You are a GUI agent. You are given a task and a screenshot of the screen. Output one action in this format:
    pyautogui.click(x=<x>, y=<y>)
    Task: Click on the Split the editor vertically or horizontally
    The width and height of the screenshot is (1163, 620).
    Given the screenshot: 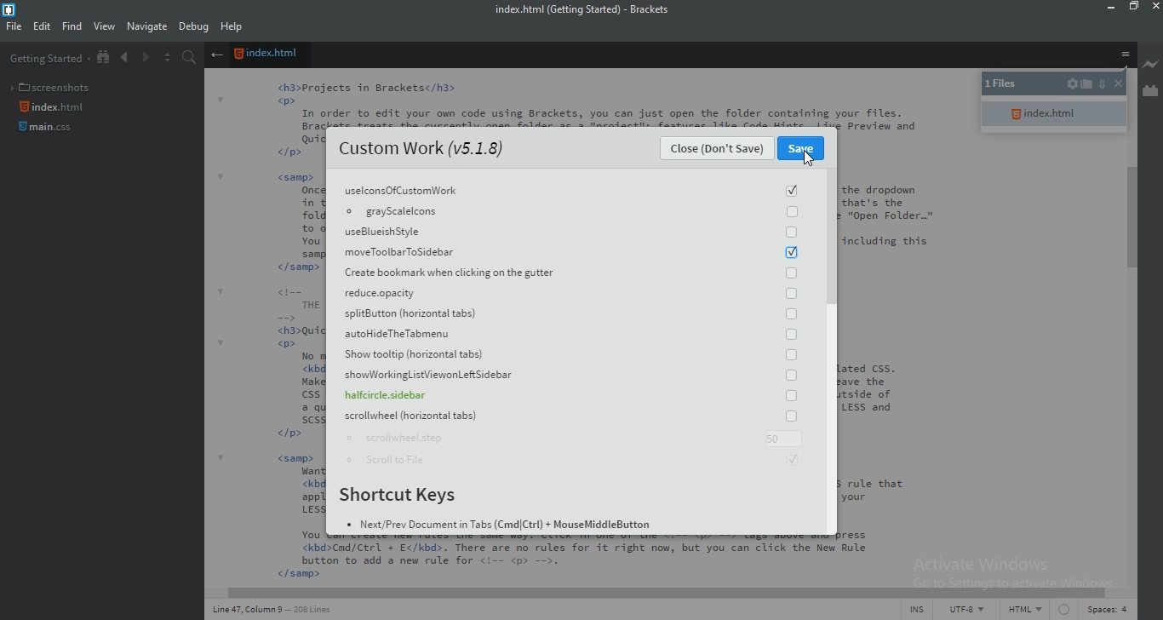 What is the action you would take?
    pyautogui.click(x=166, y=58)
    